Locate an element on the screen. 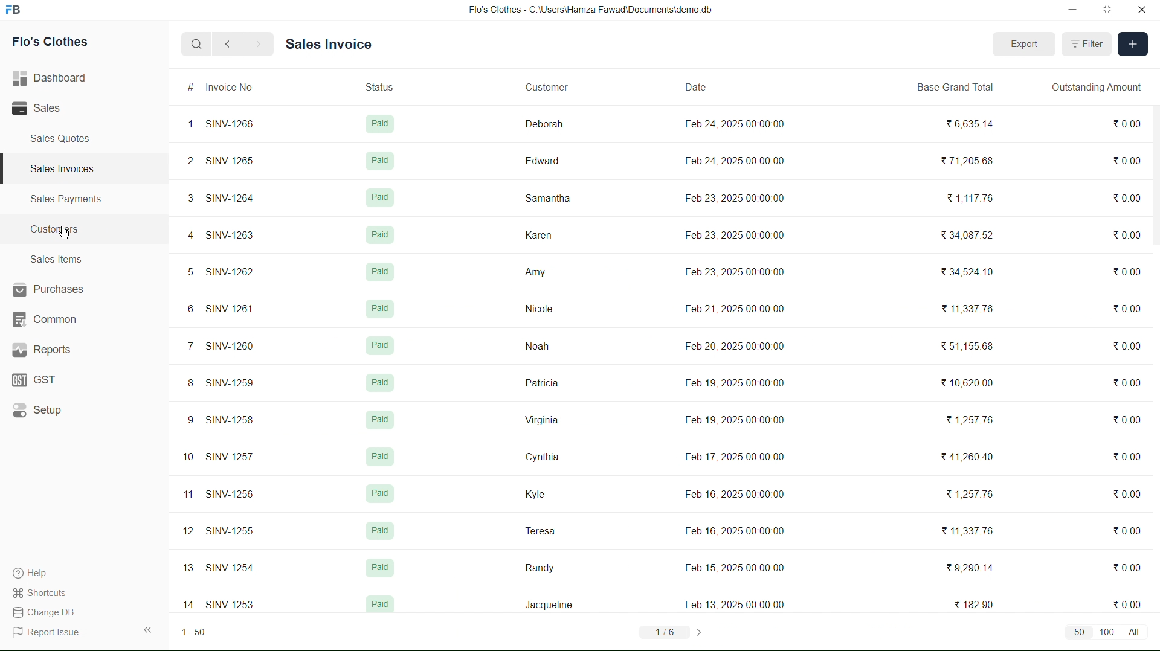  39,290.14 is located at coordinates (968, 568).